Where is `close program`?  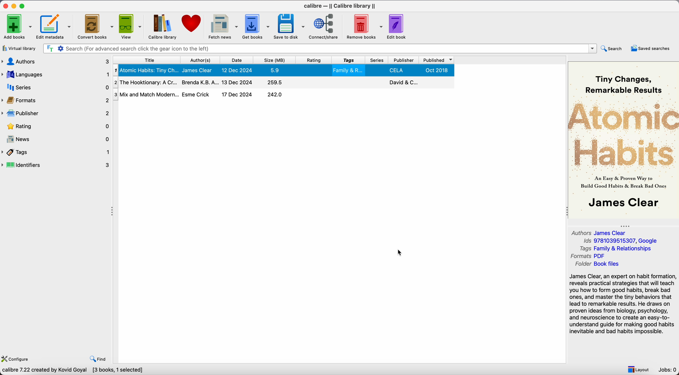 close program is located at coordinates (6, 6).